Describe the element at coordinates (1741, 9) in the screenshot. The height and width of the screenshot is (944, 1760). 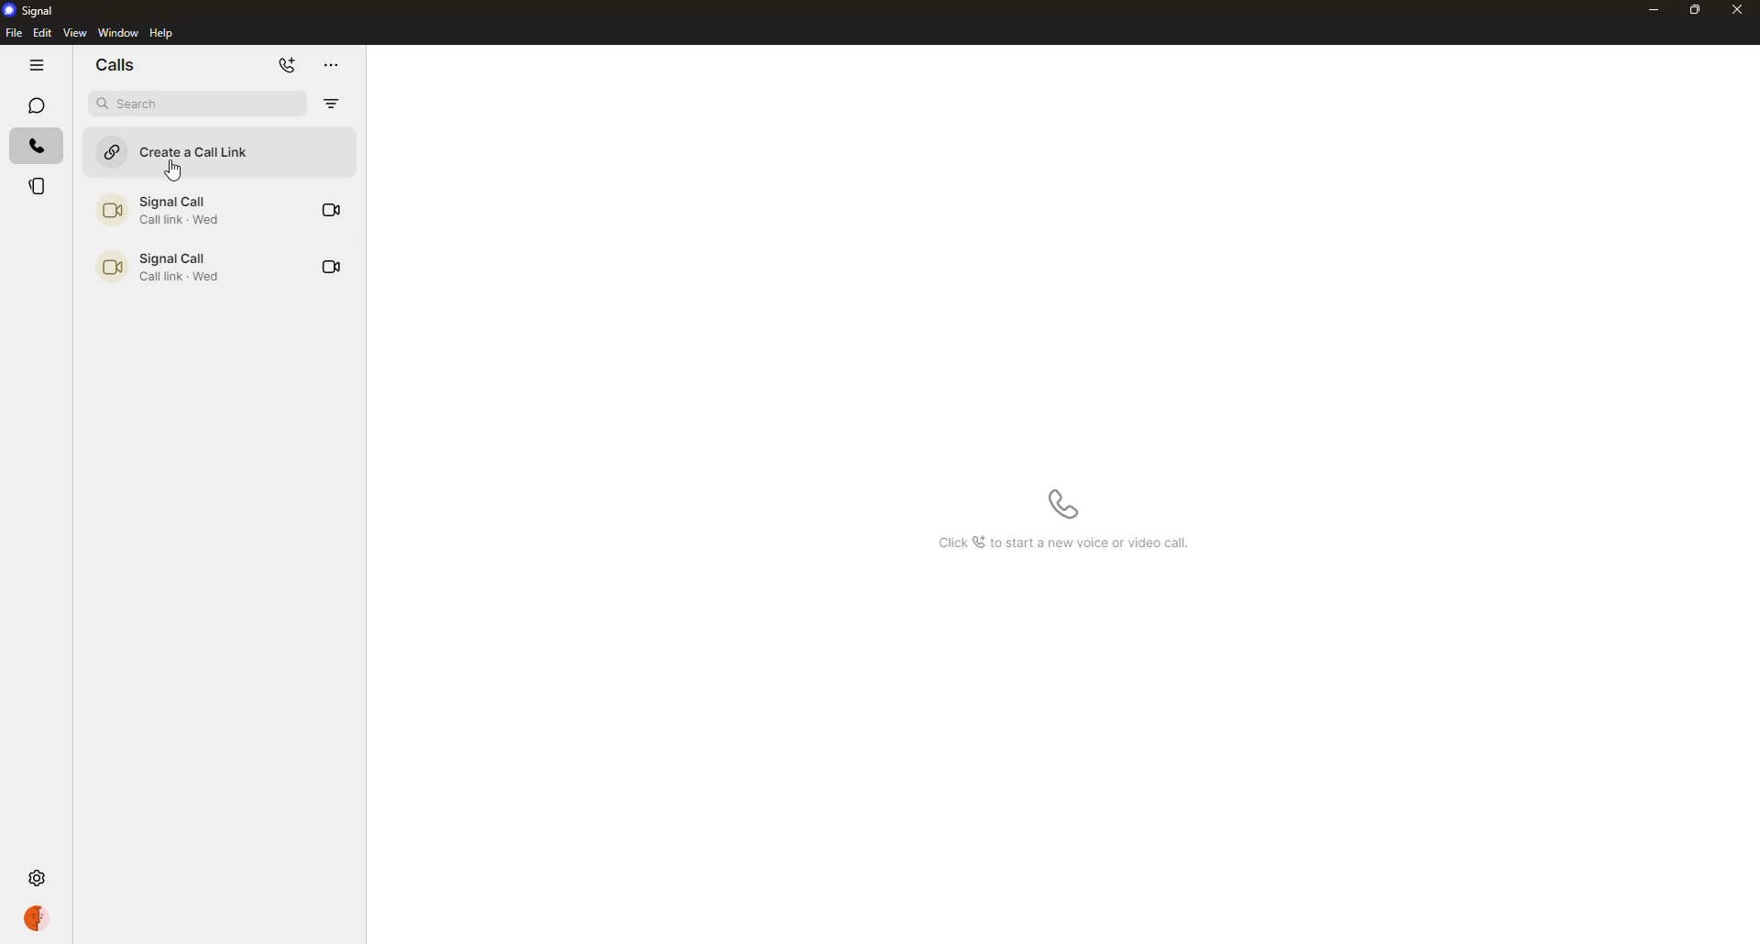
I see `close` at that location.